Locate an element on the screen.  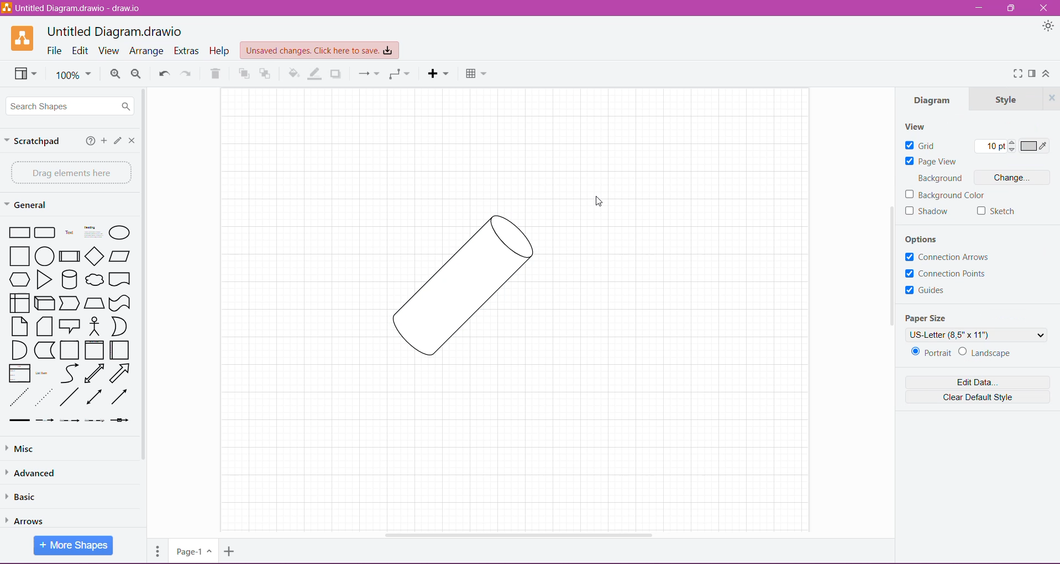
Horizontal Scroll Bar is located at coordinates (522, 535).